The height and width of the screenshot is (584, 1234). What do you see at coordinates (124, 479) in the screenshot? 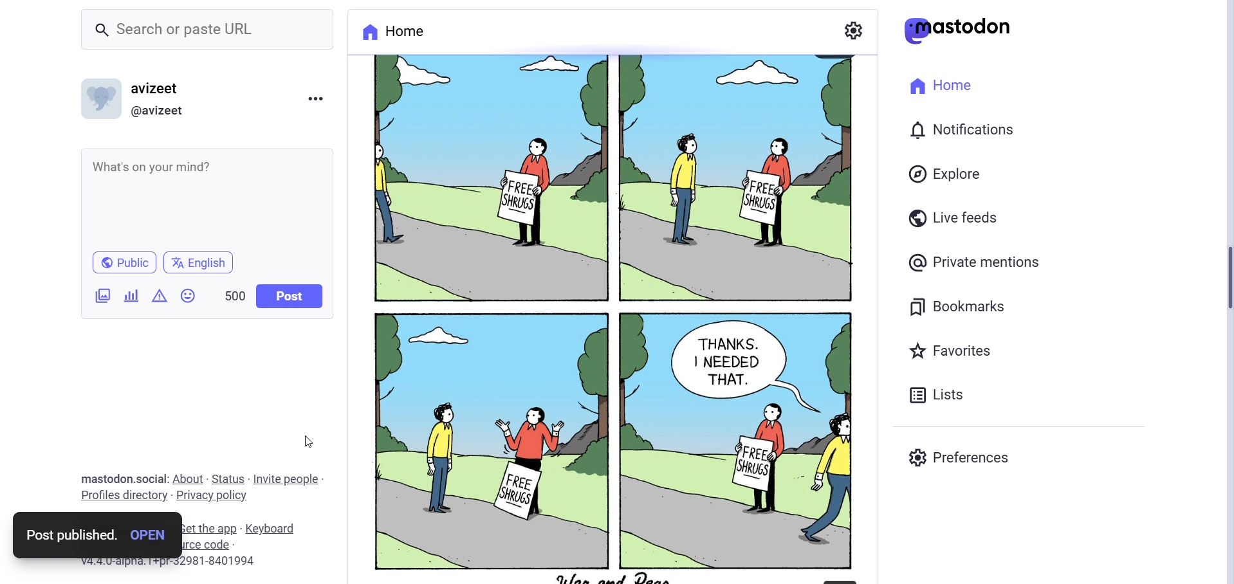
I see `Text` at bounding box center [124, 479].